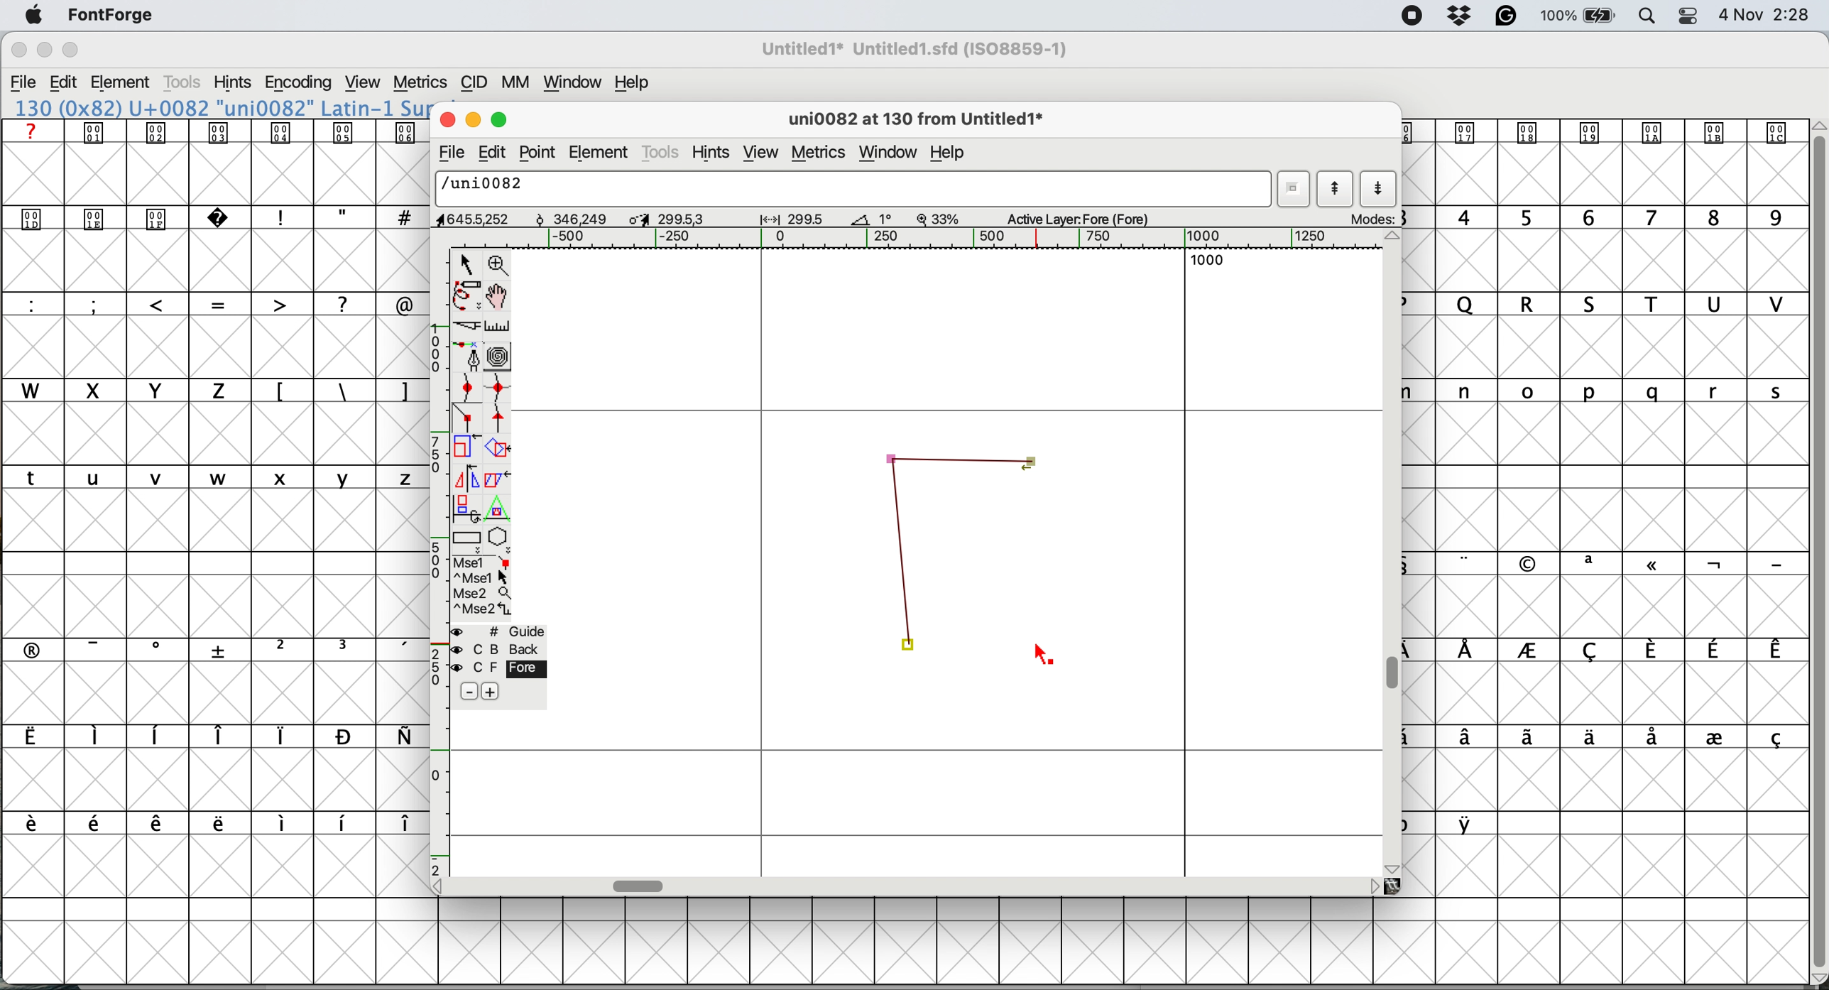  Describe the element at coordinates (500, 296) in the screenshot. I see `scroll by hand` at that location.